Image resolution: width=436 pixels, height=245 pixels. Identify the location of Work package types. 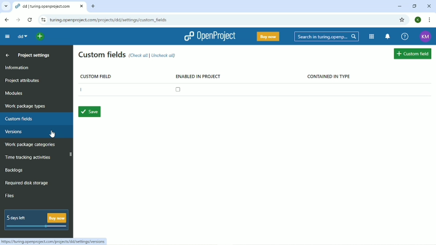
(25, 106).